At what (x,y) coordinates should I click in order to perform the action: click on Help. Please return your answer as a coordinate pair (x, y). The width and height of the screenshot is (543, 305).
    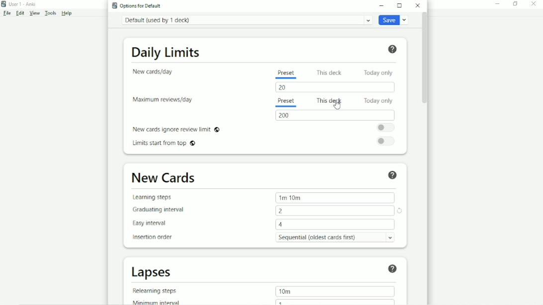
    Looking at the image, I should click on (68, 13).